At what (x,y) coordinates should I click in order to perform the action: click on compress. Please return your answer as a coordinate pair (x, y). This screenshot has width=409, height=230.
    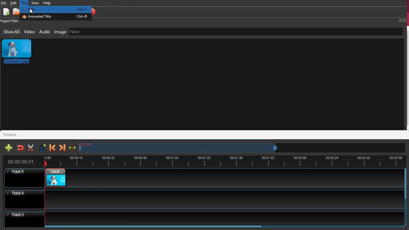
    Looking at the image, I should click on (72, 149).